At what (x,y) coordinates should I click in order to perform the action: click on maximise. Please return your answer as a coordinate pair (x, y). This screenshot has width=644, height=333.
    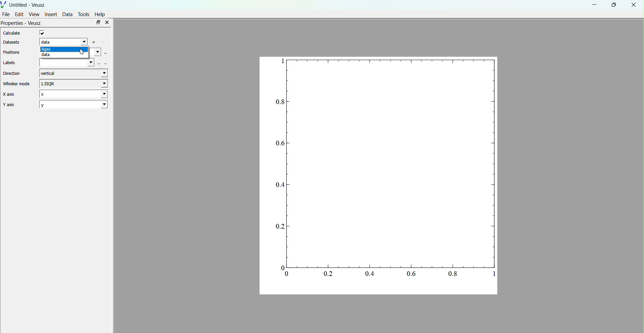
    Looking at the image, I should click on (612, 5).